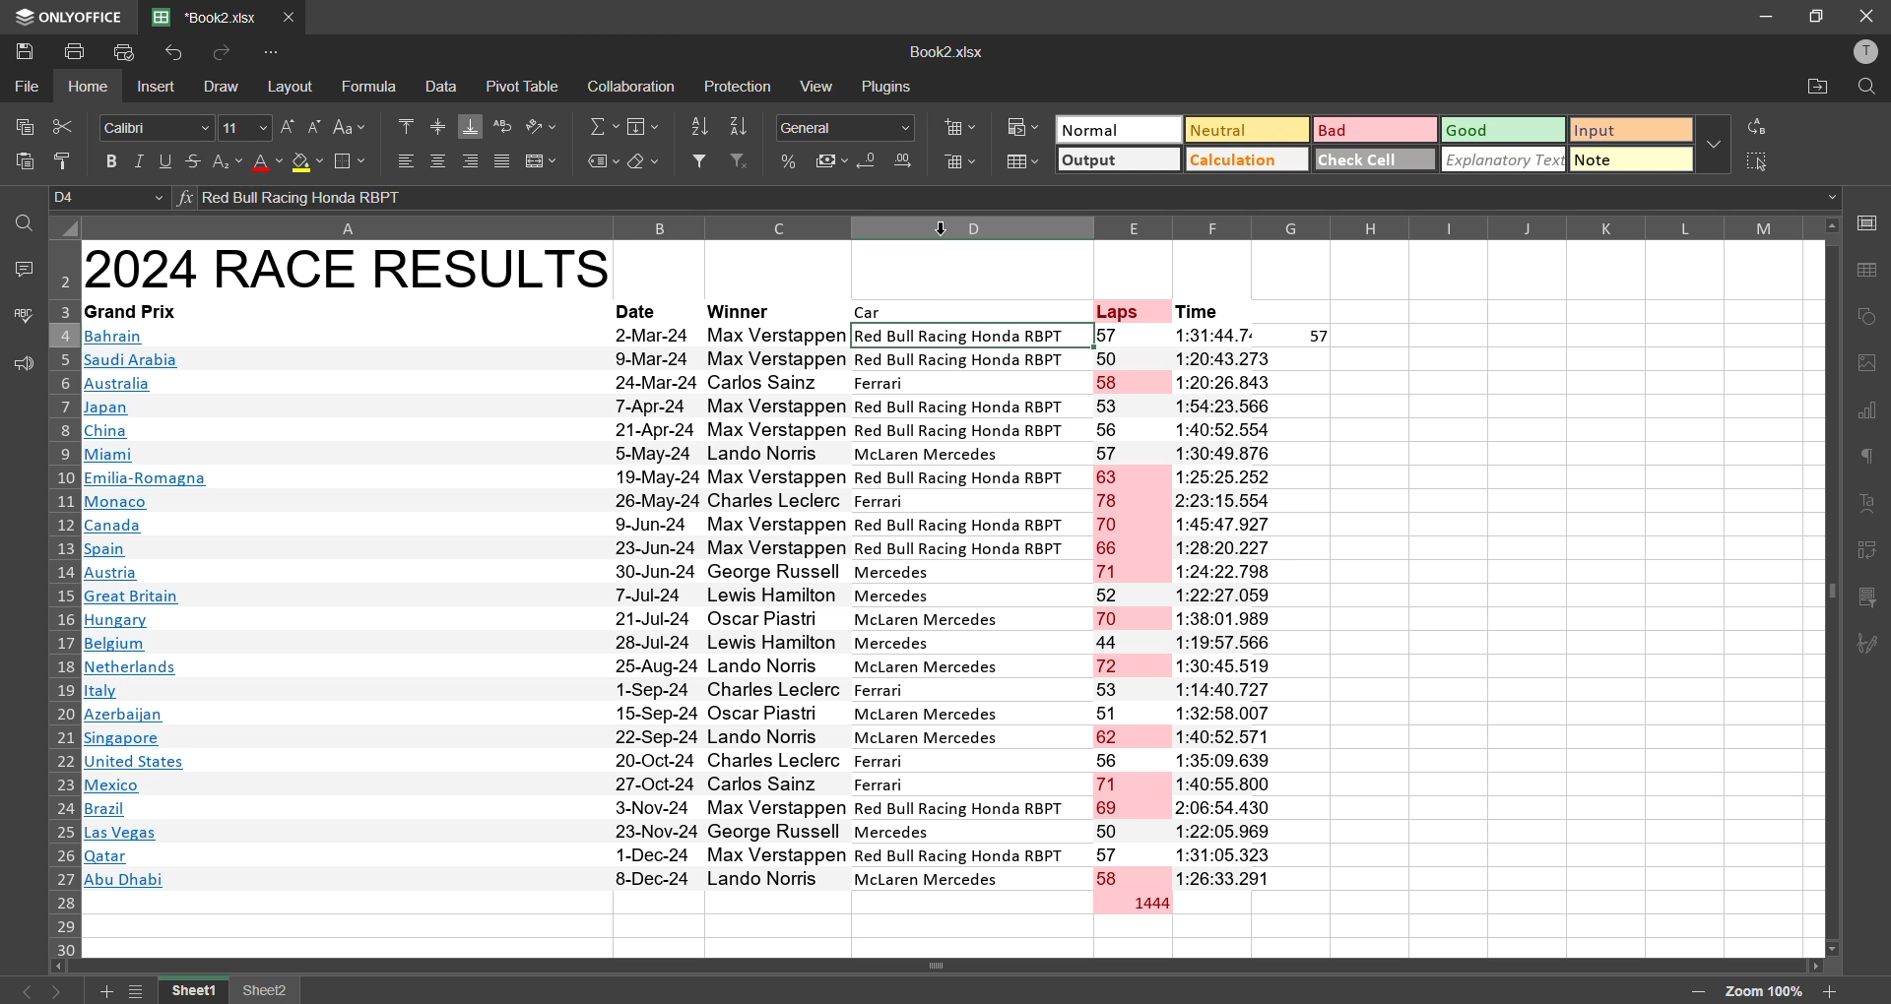 The image size is (1891, 1004). What do you see at coordinates (475, 160) in the screenshot?
I see `align right` at bounding box center [475, 160].